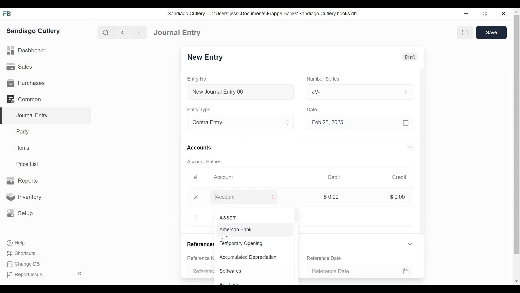  I want to click on Vertical Scroll bar, so click(517, 134).